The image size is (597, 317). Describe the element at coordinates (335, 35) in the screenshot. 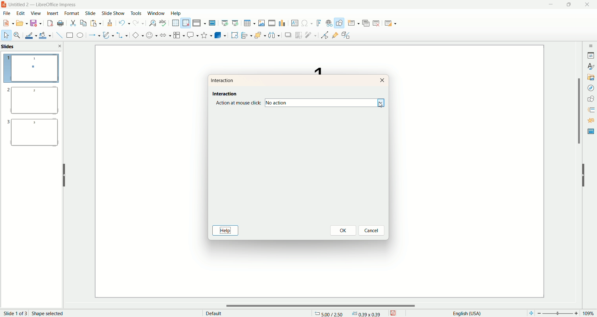

I see `gluepoint function` at that location.